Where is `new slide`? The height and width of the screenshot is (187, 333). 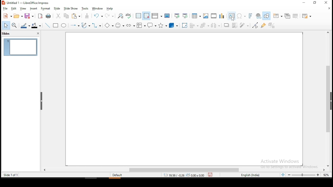 new slide is located at coordinates (278, 15).